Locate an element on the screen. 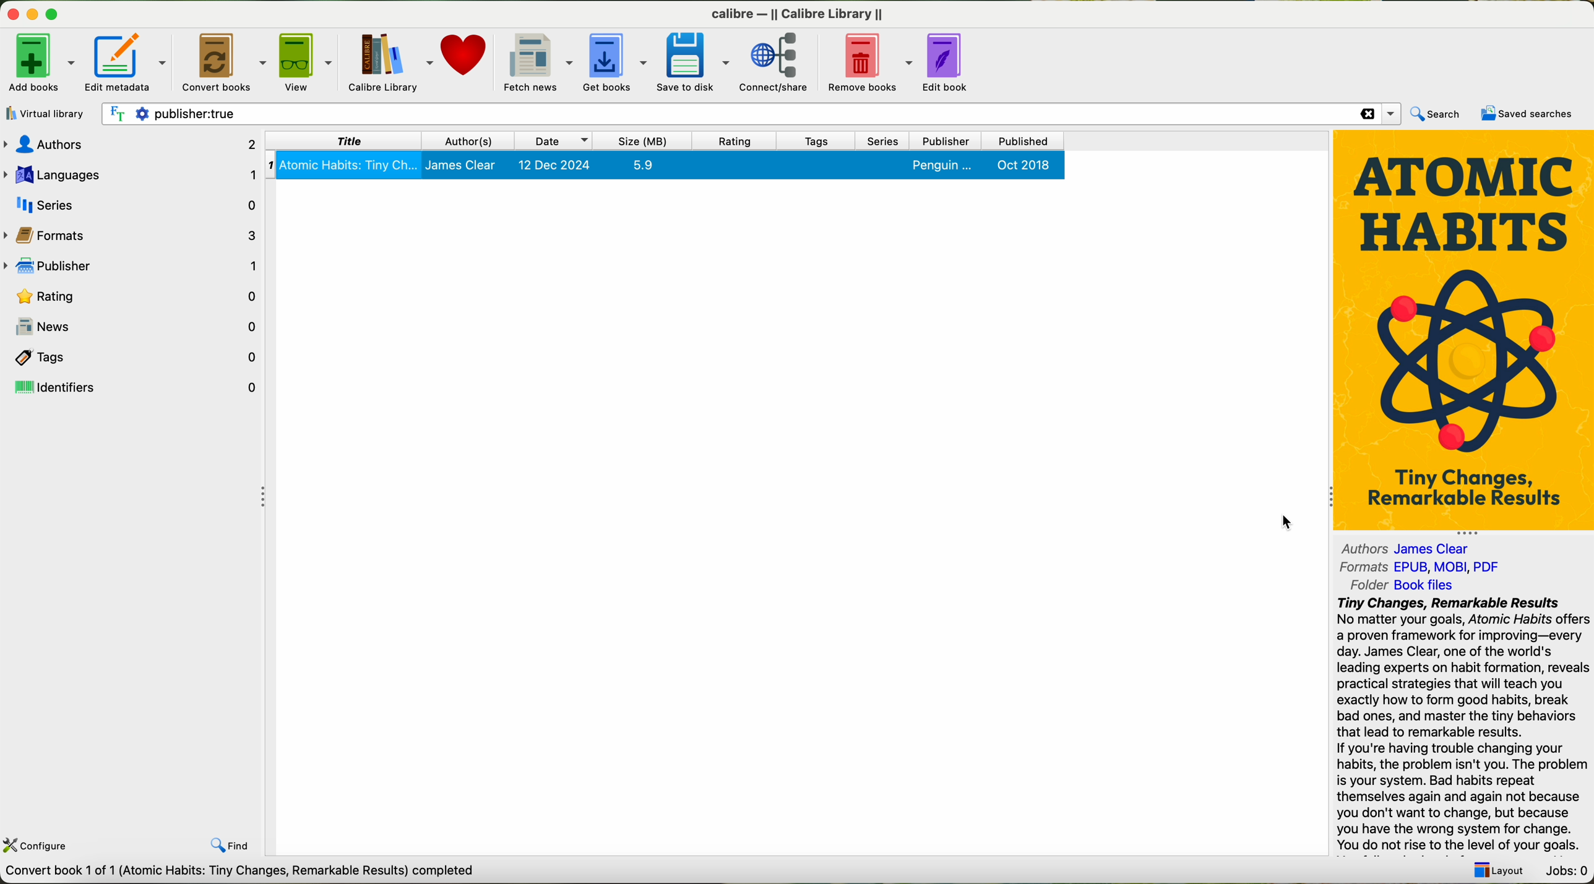 The width and height of the screenshot is (1594, 884). authors is located at coordinates (131, 143).